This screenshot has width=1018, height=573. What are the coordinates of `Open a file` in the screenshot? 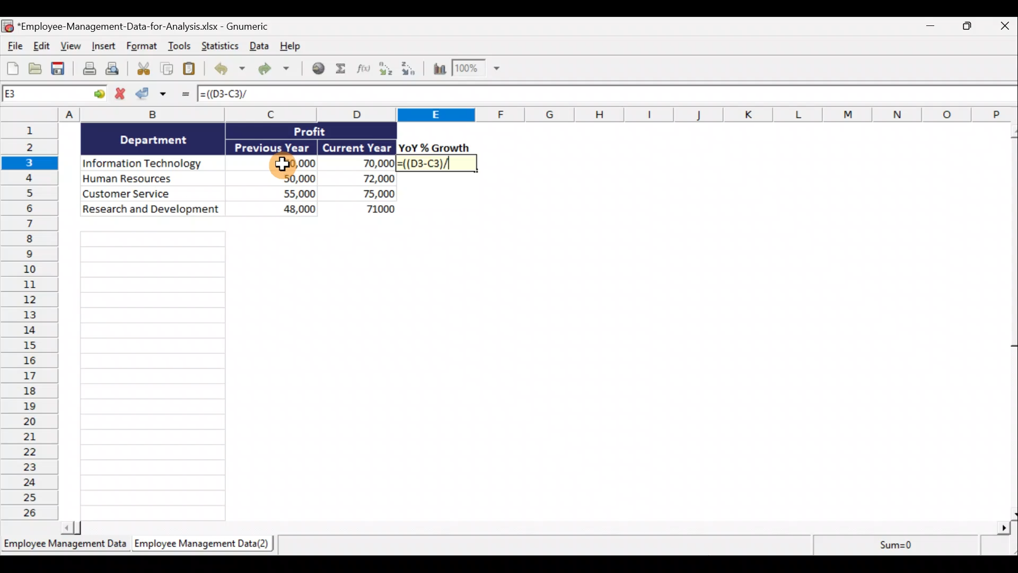 It's located at (36, 68).